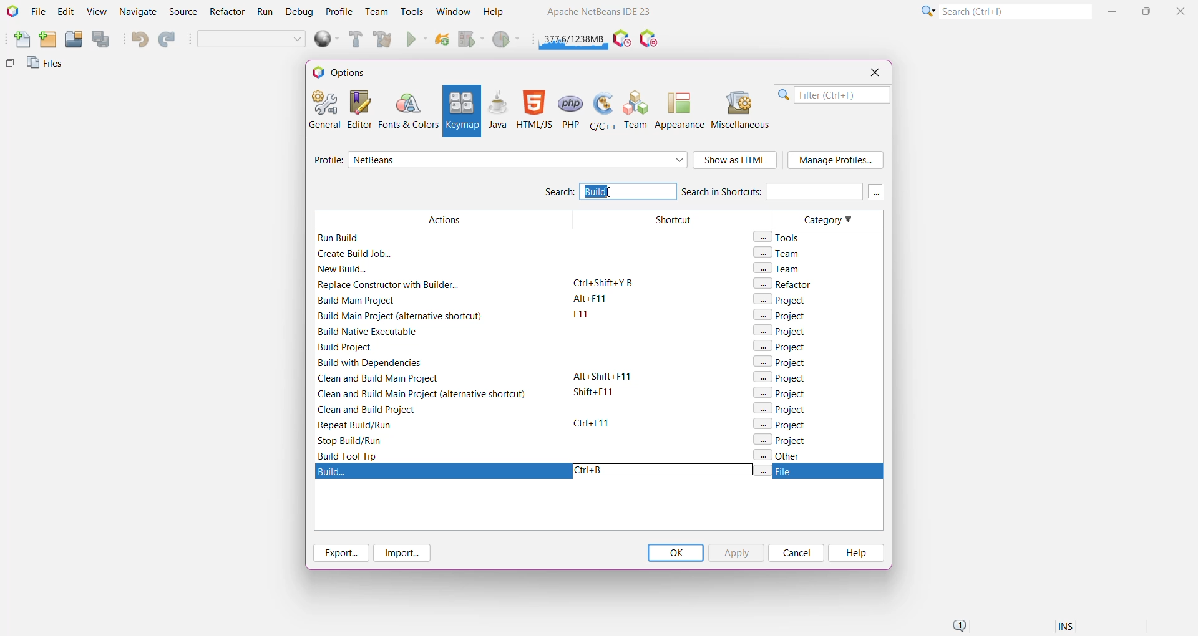 This screenshot has height=636, width=1198. I want to click on Build Main Project, so click(354, 39).